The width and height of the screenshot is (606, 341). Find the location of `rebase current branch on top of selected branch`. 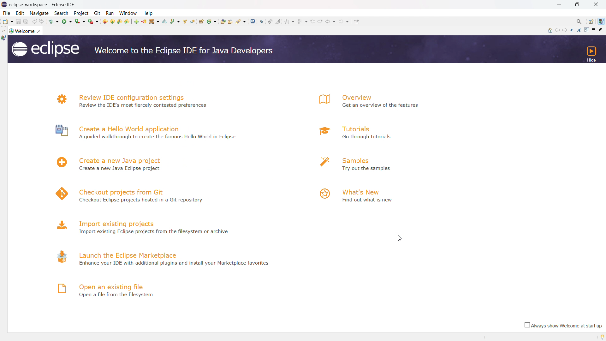

rebase current branch on top of selected branch is located at coordinates (175, 21).